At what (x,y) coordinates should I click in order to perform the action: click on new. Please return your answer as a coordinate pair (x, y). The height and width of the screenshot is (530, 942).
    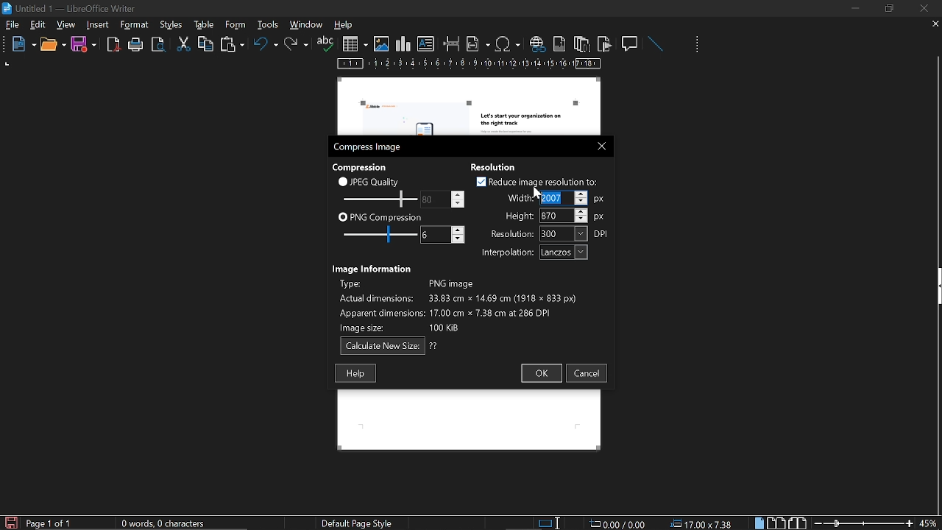
    Looking at the image, I should click on (20, 45).